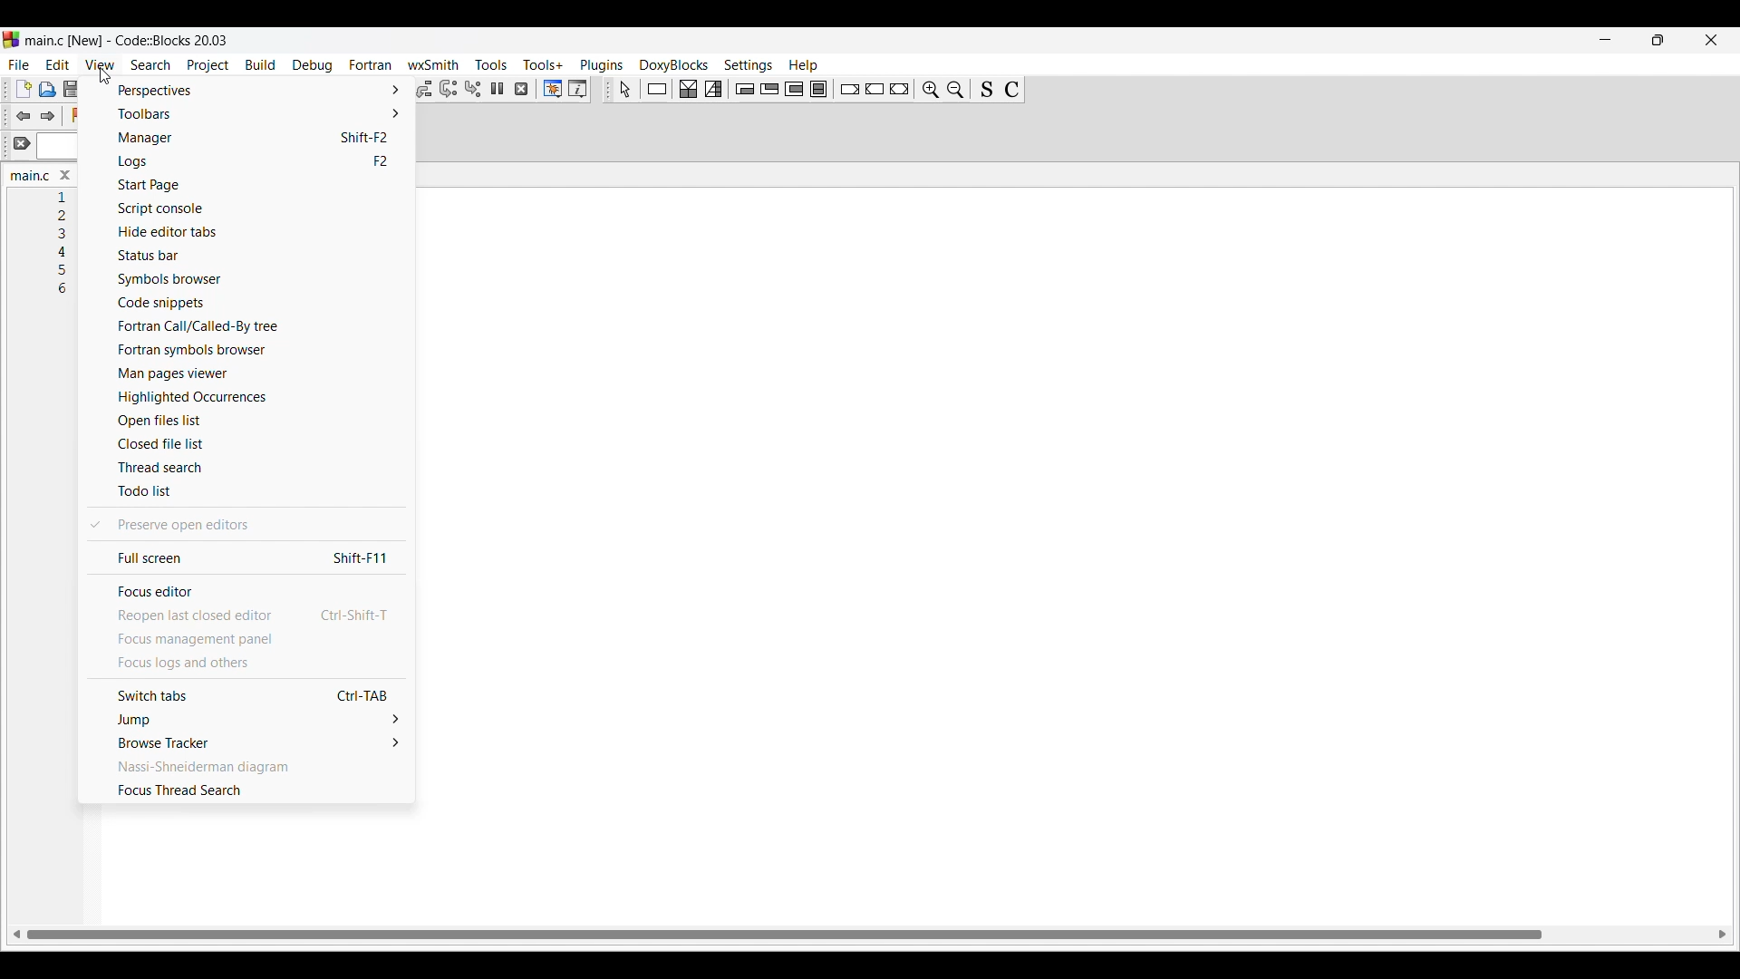  What do you see at coordinates (24, 176) in the screenshot?
I see `Current tab` at bounding box center [24, 176].